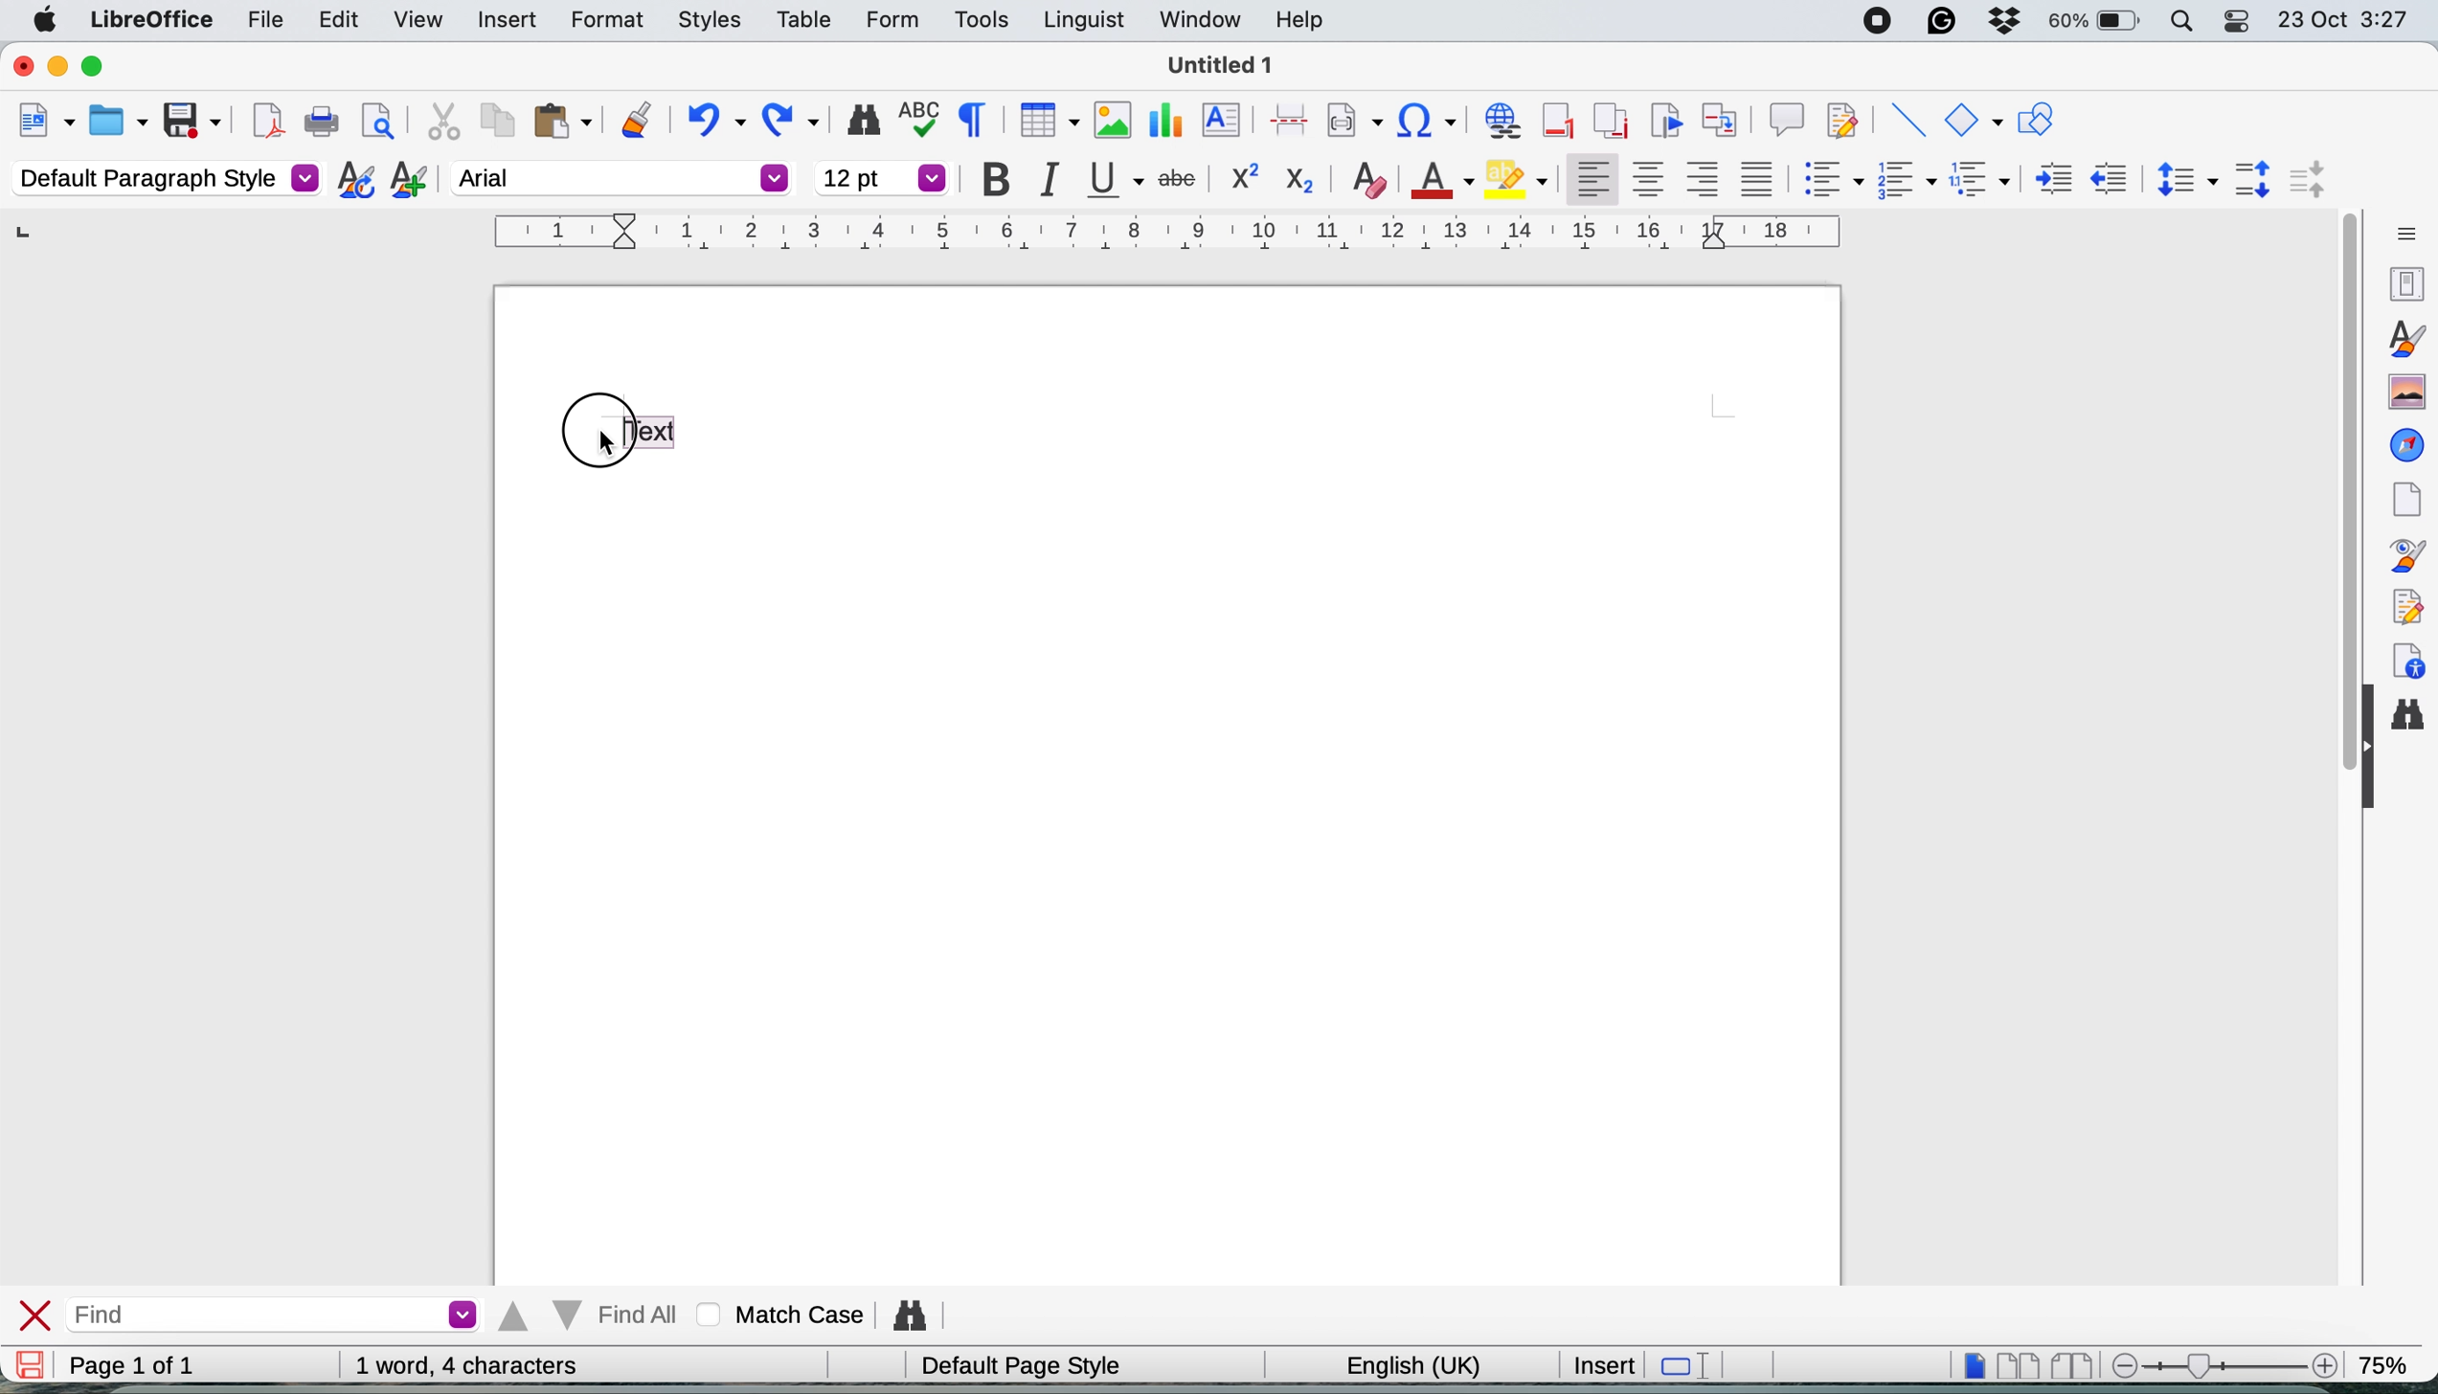 The image size is (2438, 1394). Describe the element at coordinates (1555, 121) in the screenshot. I see `insert footnote` at that location.